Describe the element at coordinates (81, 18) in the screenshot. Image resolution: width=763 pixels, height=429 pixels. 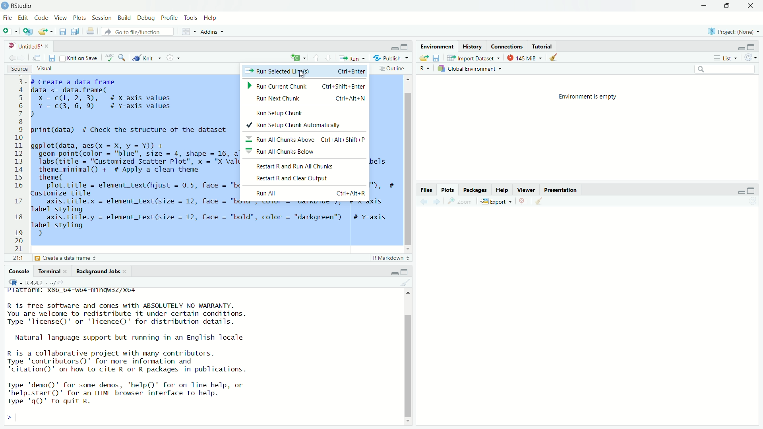
I see `Plots` at that location.